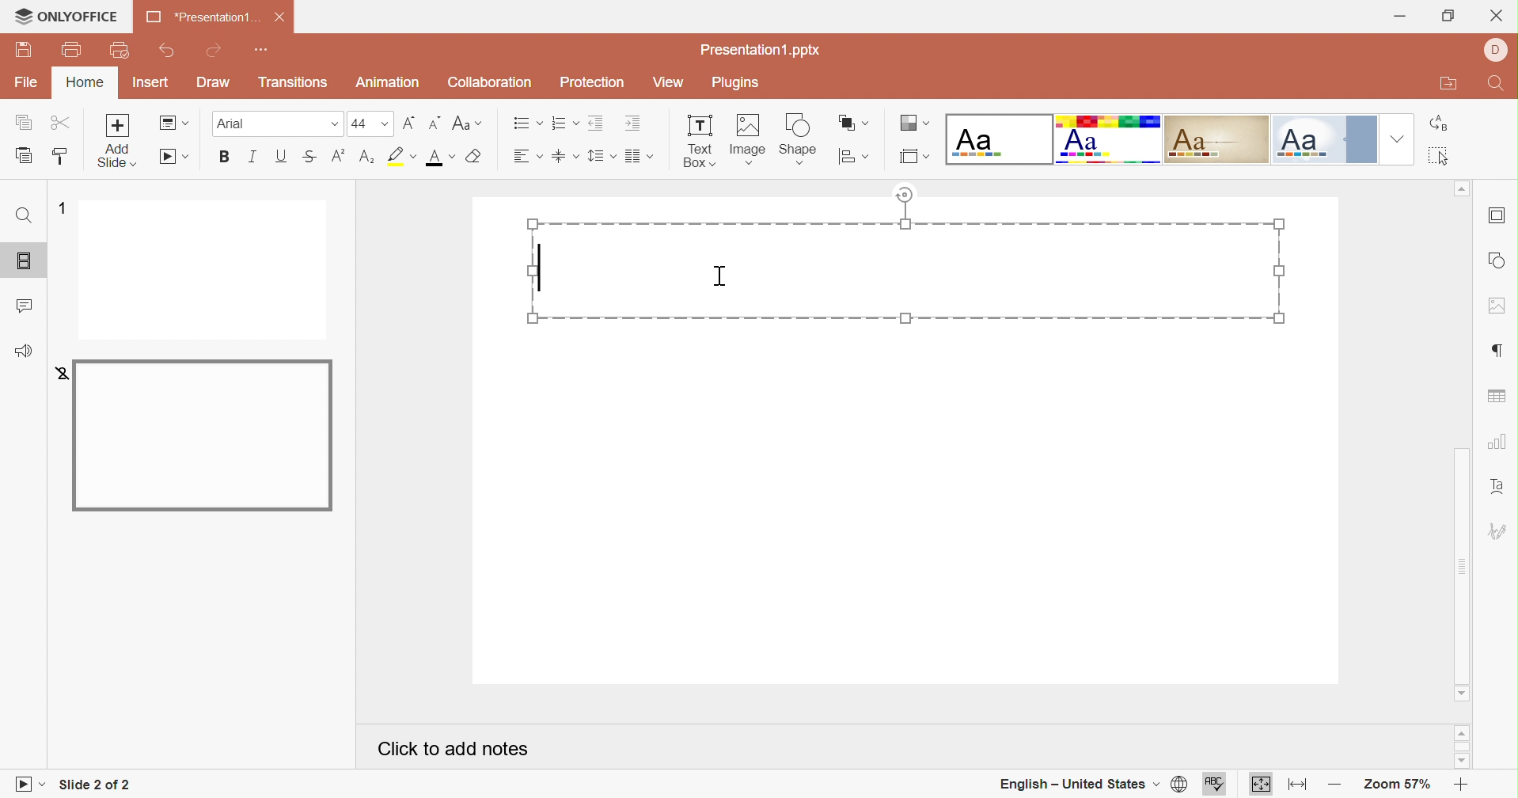  What do you see at coordinates (175, 123) in the screenshot?
I see `Change slide layout` at bounding box center [175, 123].